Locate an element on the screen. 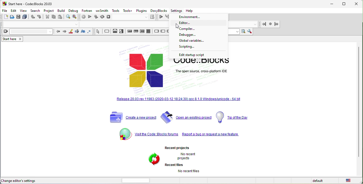 This screenshot has width=363, height=184. tools+ is located at coordinates (128, 10).